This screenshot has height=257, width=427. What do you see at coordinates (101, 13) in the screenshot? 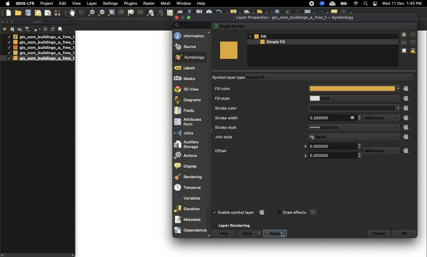
I see `Zoom out ` at bounding box center [101, 13].